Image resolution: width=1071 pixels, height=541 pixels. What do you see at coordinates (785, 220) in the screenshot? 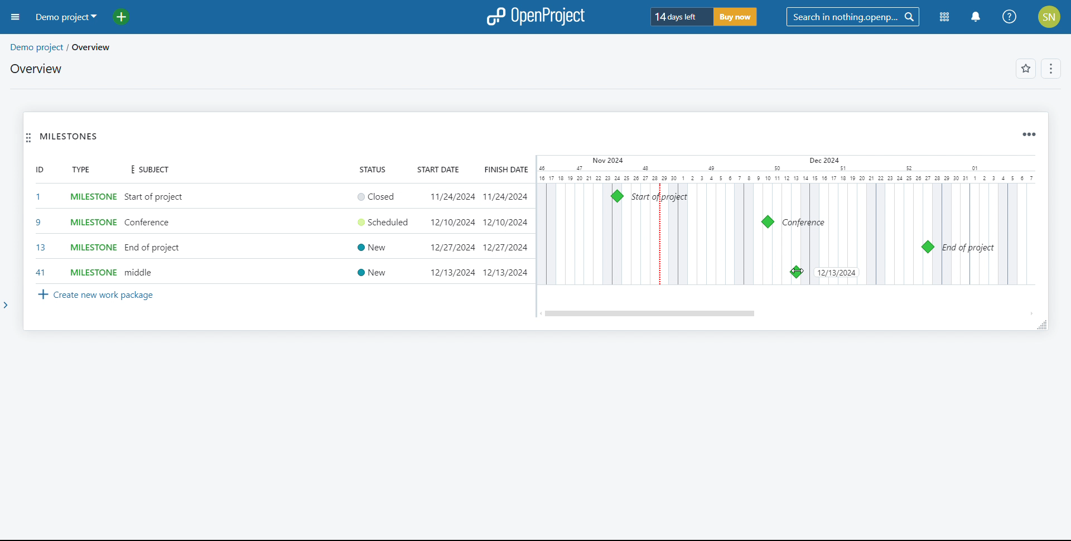
I see `calendar view` at bounding box center [785, 220].